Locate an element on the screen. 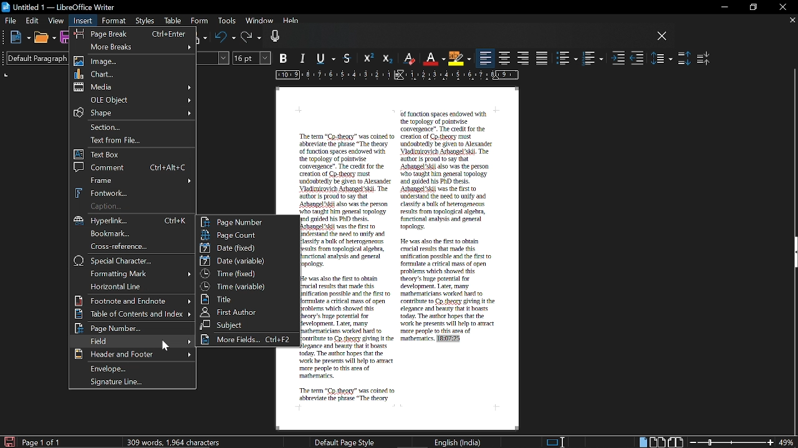  strikethrough is located at coordinates (349, 58).